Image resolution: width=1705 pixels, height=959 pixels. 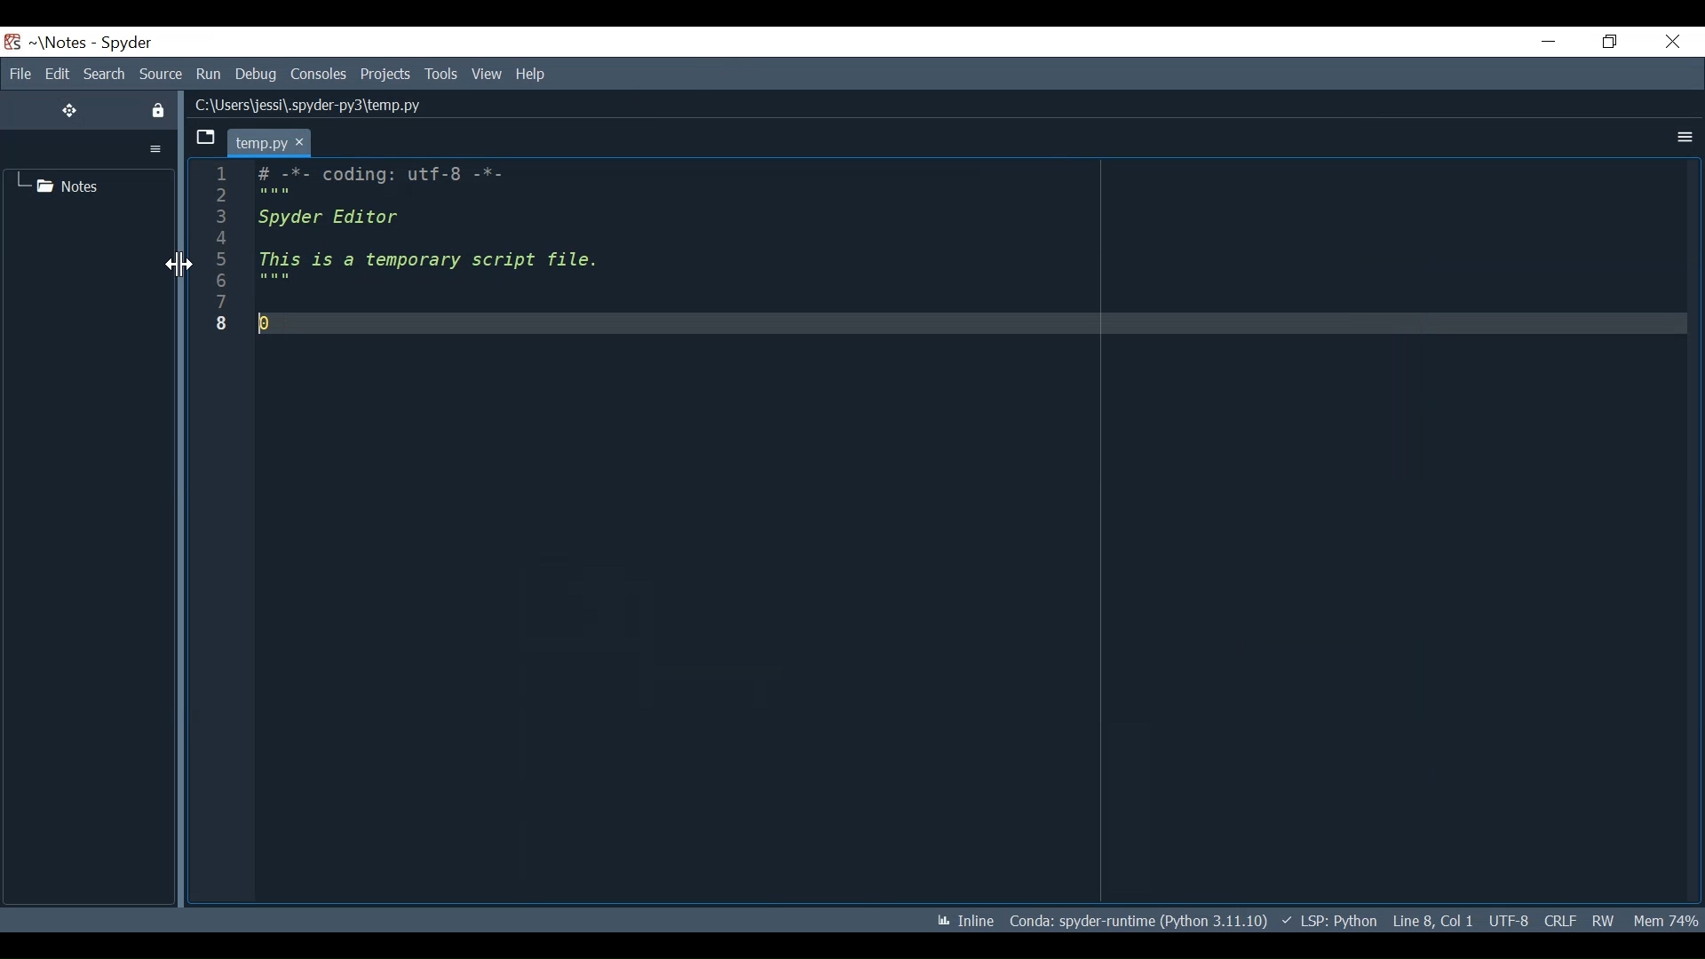 What do you see at coordinates (1603, 917) in the screenshot?
I see `RW` at bounding box center [1603, 917].